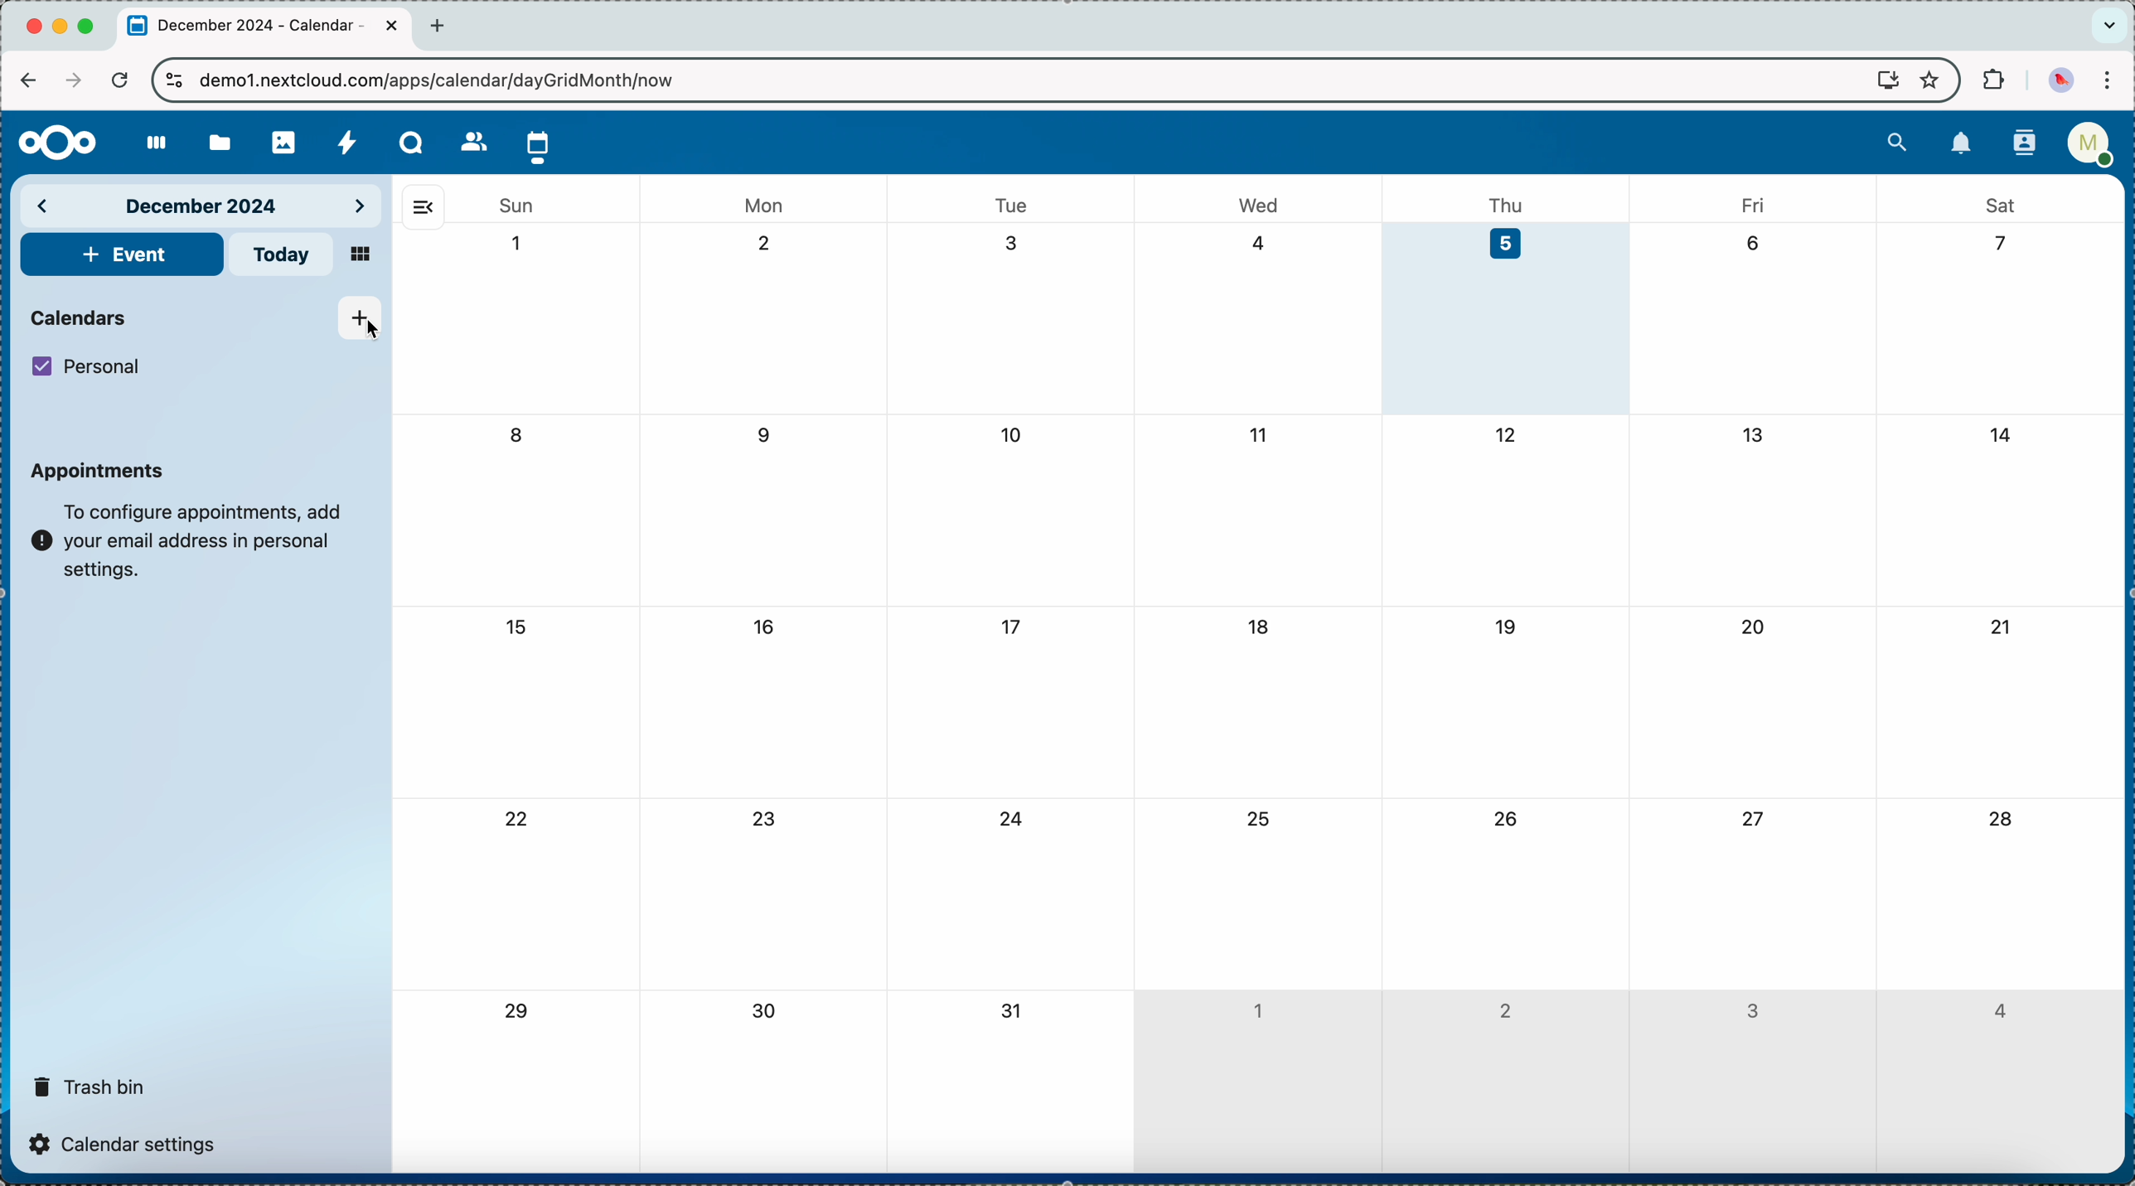 Image resolution: width=2135 pixels, height=1186 pixels. What do you see at coordinates (193, 542) in the screenshot?
I see `note` at bounding box center [193, 542].